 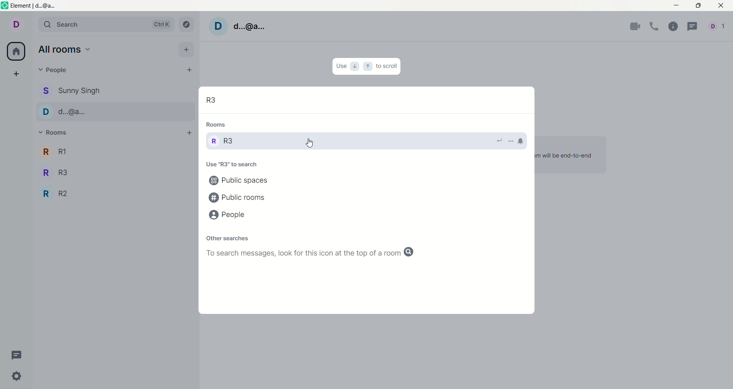 What do you see at coordinates (189, 70) in the screenshot?
I see `start chat` at bounding box center [189, 70].